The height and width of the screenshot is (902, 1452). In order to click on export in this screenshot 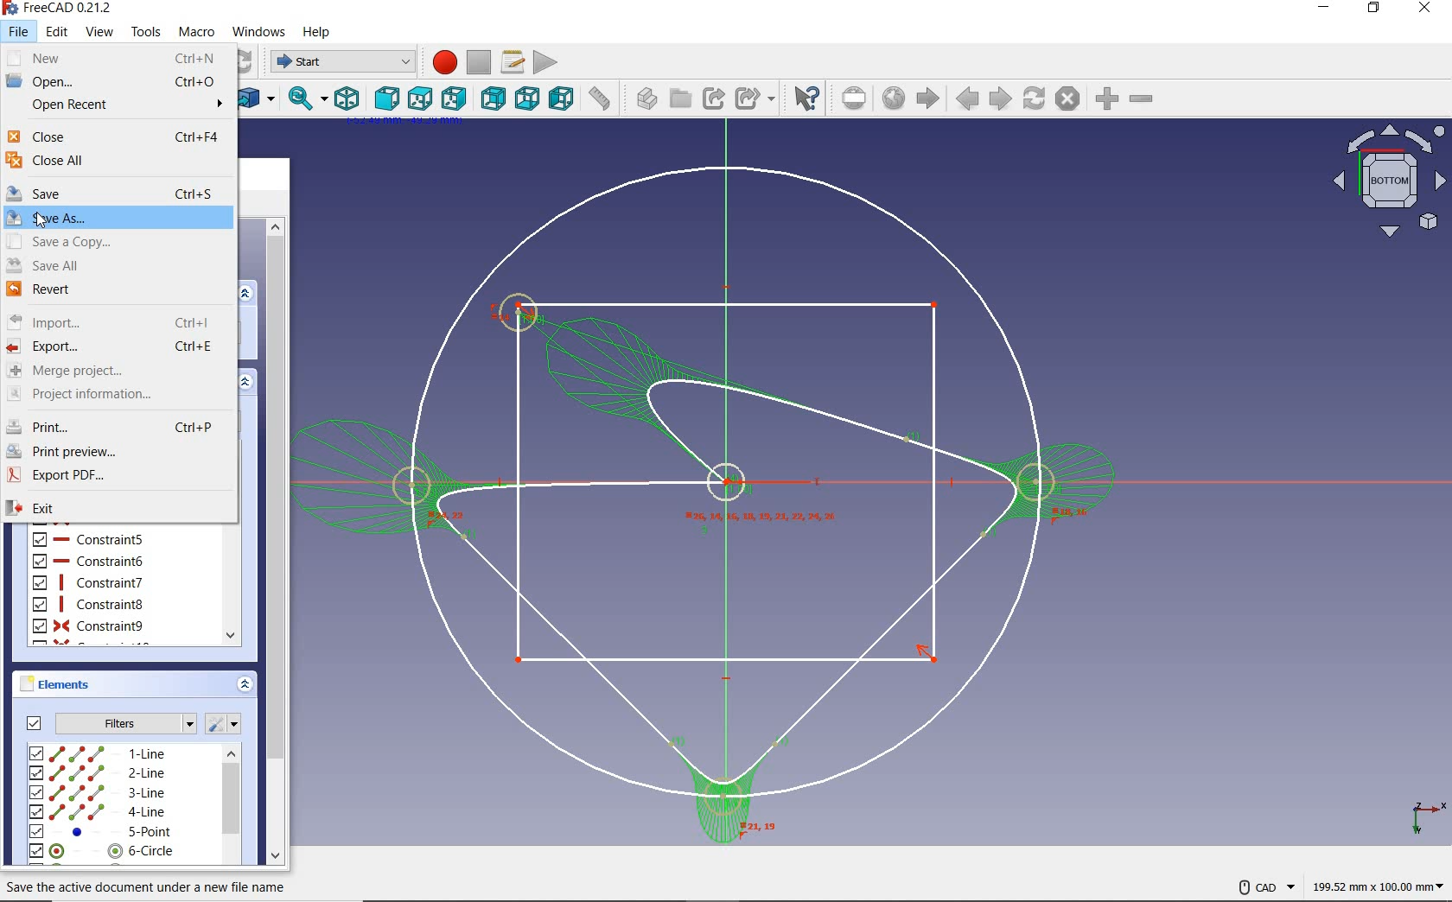, I will do `click(115, 346)`.